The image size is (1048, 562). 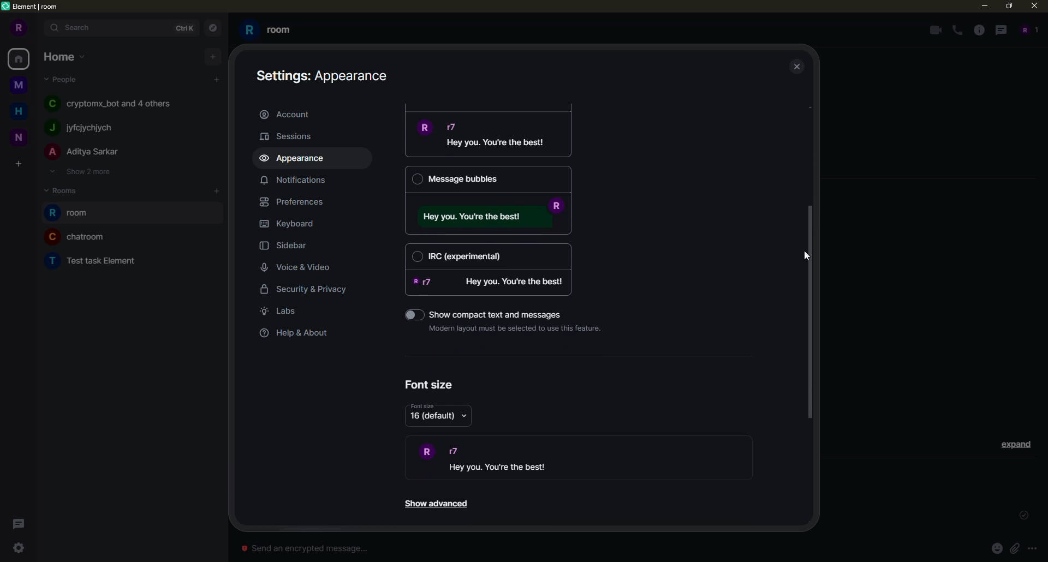 I want to click on keyboard, so click(x=290, y=224).